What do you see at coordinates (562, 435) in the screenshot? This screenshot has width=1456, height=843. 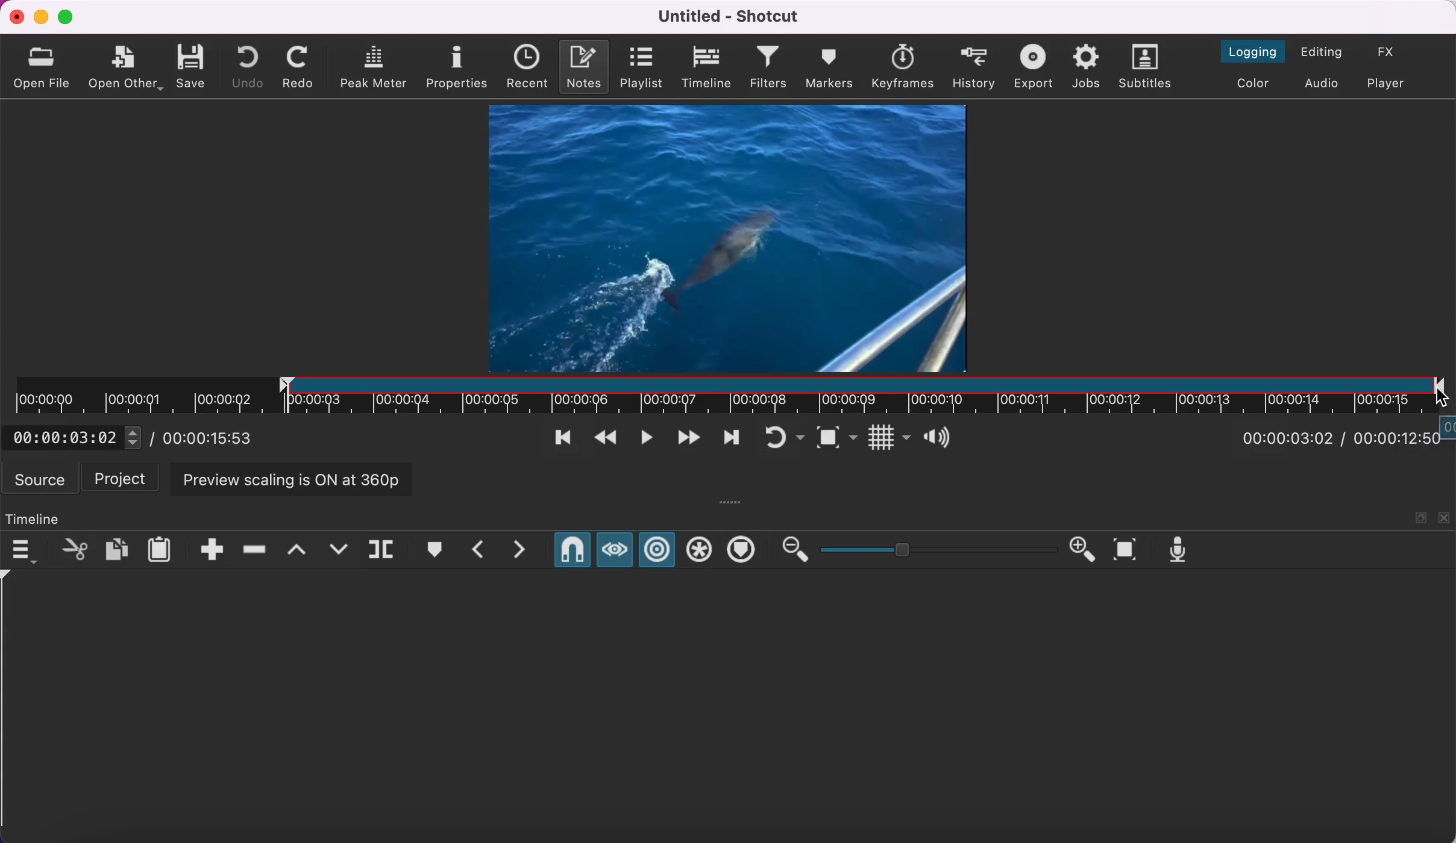 I see `skip to previous point` at bounding box center [562, 435].